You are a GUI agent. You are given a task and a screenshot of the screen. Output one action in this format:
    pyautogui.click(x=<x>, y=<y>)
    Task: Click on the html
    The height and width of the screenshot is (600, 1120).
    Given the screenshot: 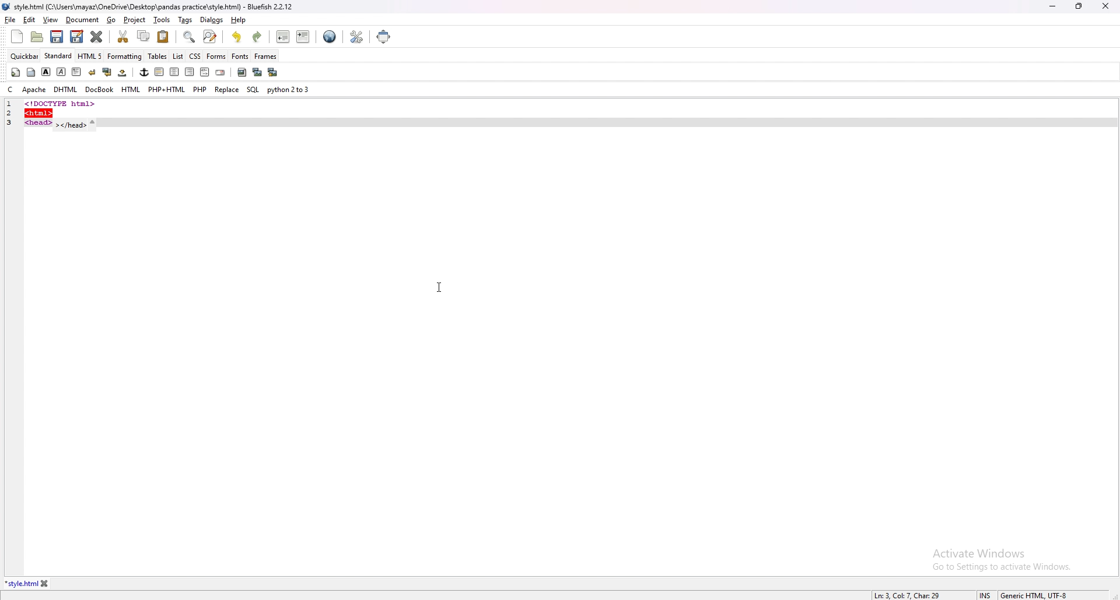 What is the action you would take?
    pyautogui.click(x=131, y=90)
    